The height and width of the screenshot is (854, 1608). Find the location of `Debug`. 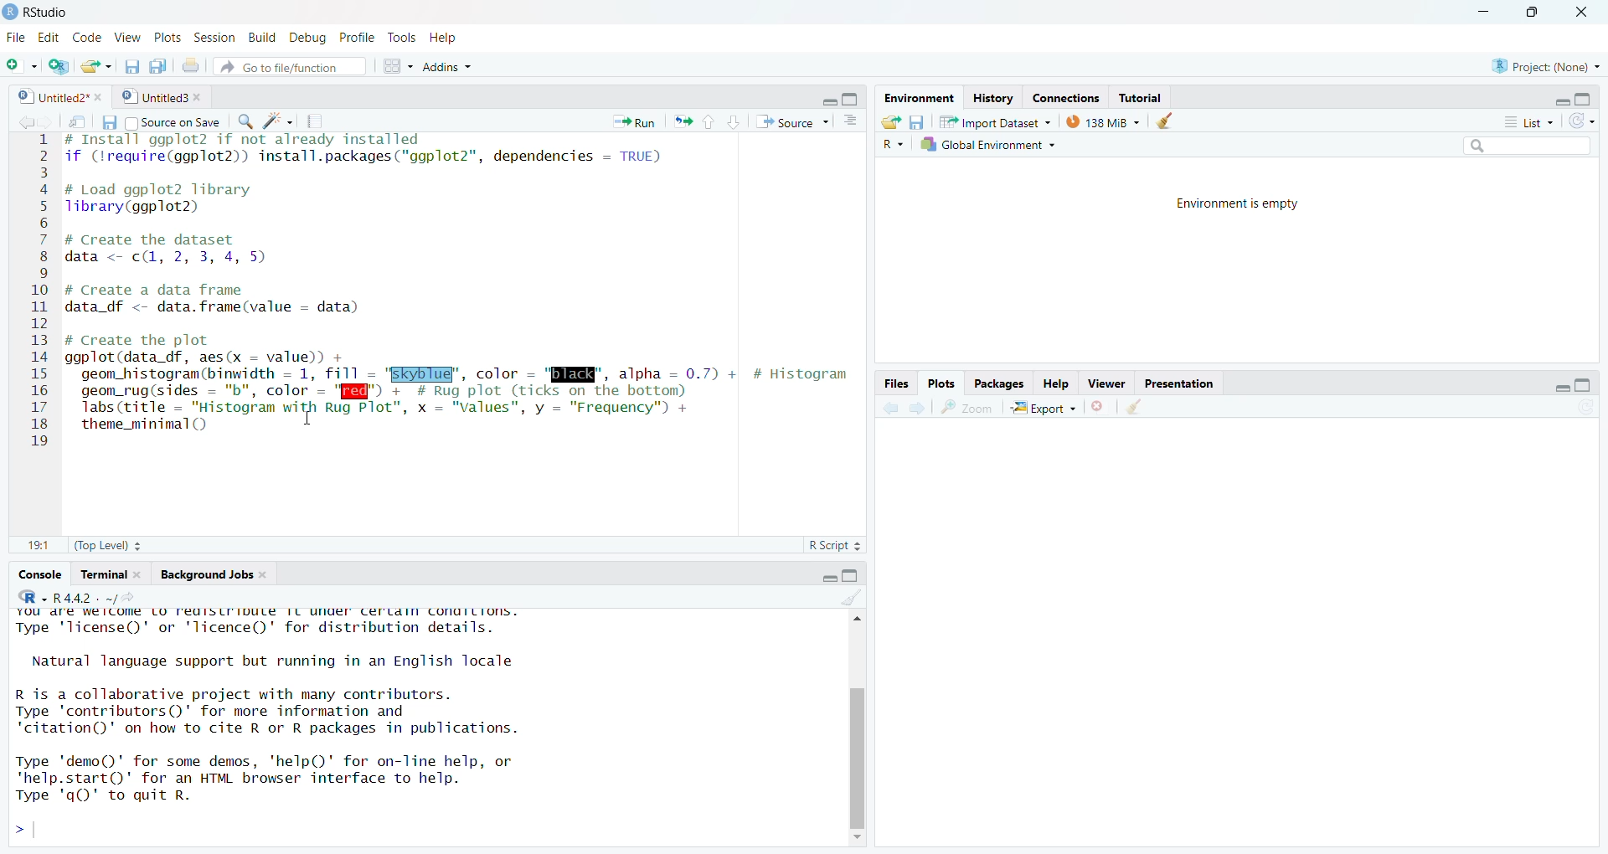

Debug is located at coordinates (310, 36).